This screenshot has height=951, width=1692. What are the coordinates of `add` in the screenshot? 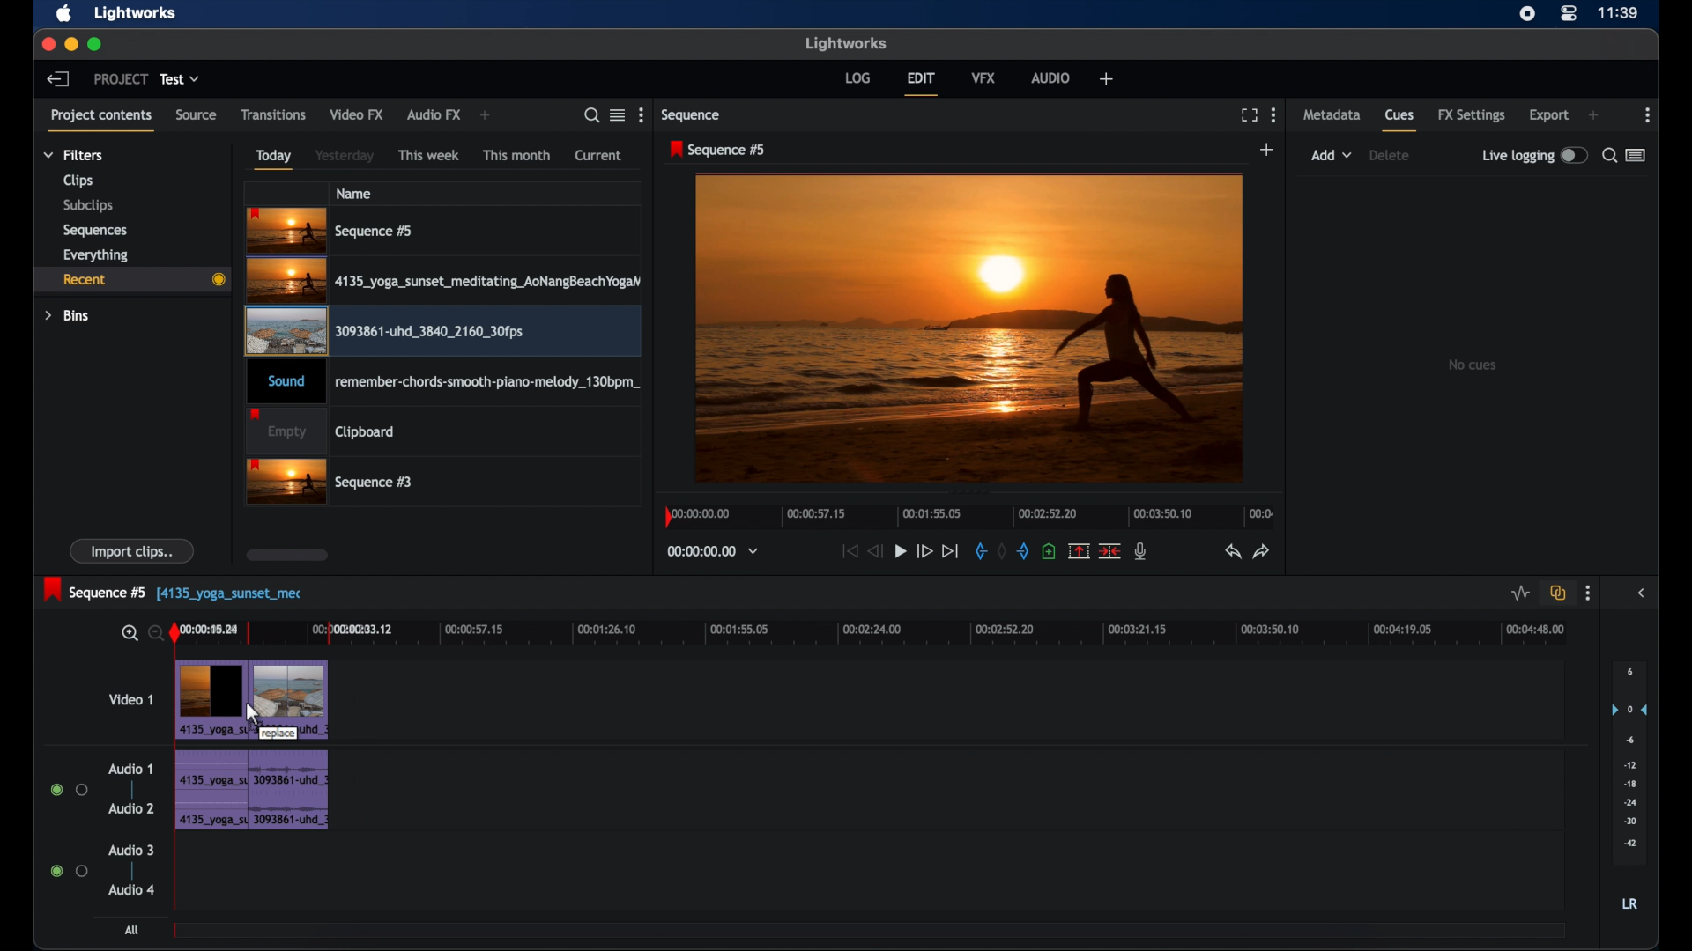 It's located at (485, 114).